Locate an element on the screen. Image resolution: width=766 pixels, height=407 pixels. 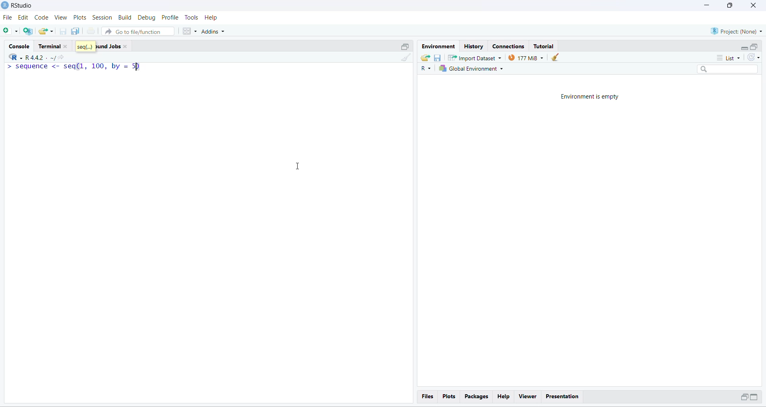
seq(...) is located at coordinates (86, 46).